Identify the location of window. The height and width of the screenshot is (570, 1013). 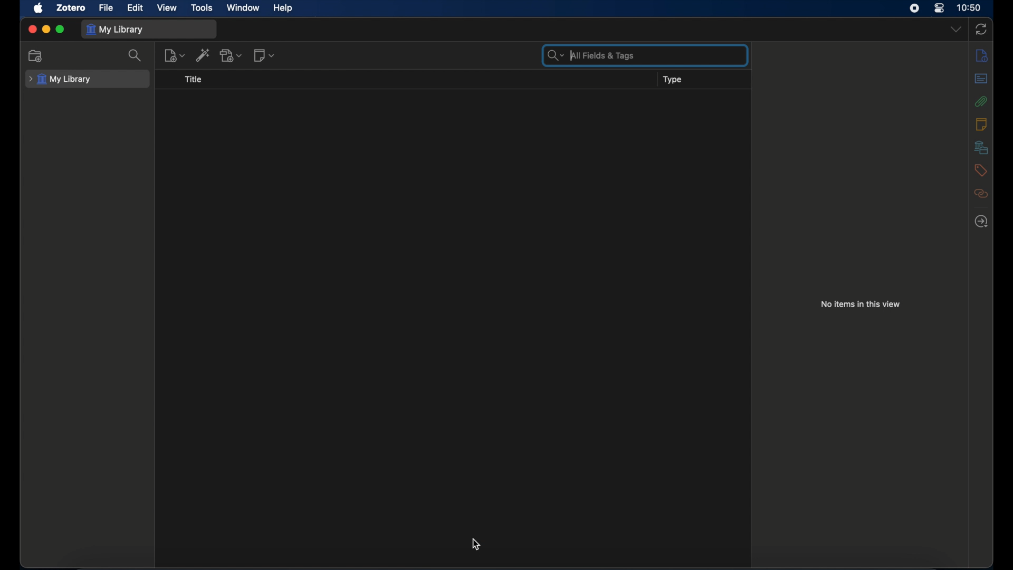
(243, 8).